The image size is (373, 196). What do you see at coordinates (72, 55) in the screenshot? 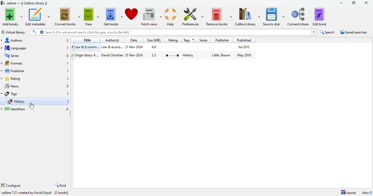
I see `2` at bounding box center [72, 55].